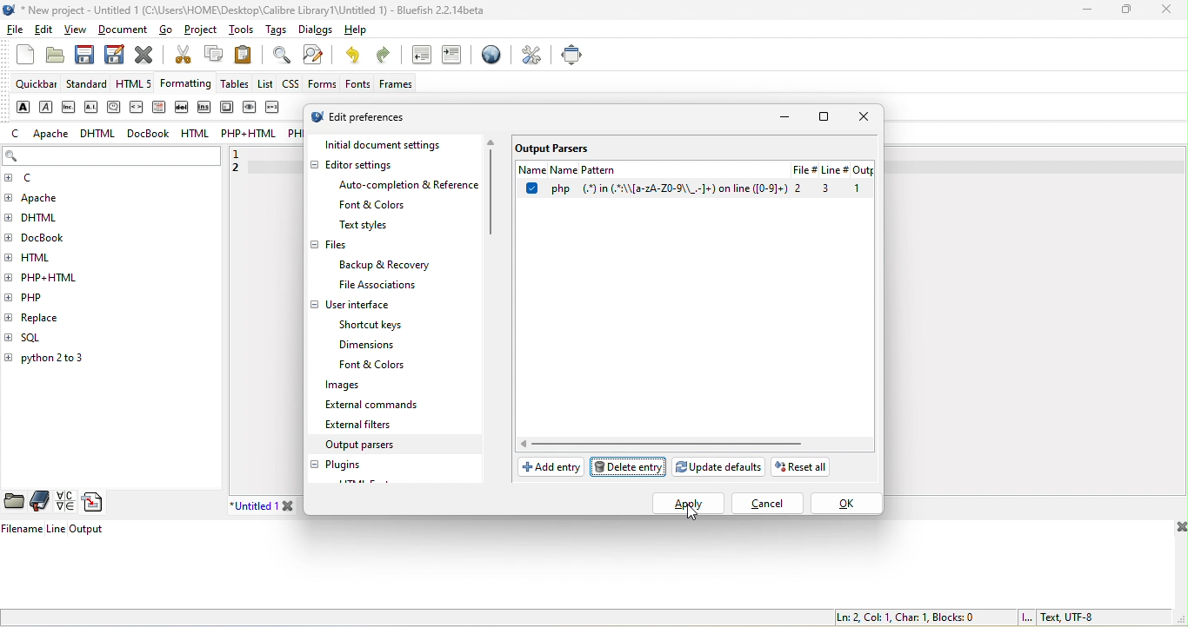 The image size is (1188, 627). What do you see at coordinates (46, 107) in the screenshot?
I see `emphasis` at bounding box center [46, 107].